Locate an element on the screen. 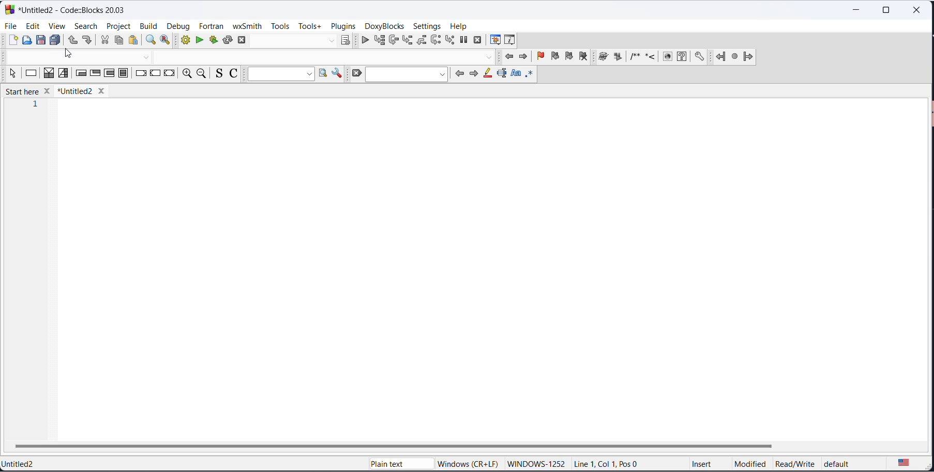 Image resolution: width=934 pixels, height=472 pixels. replace is located at coordinates (166, 41).